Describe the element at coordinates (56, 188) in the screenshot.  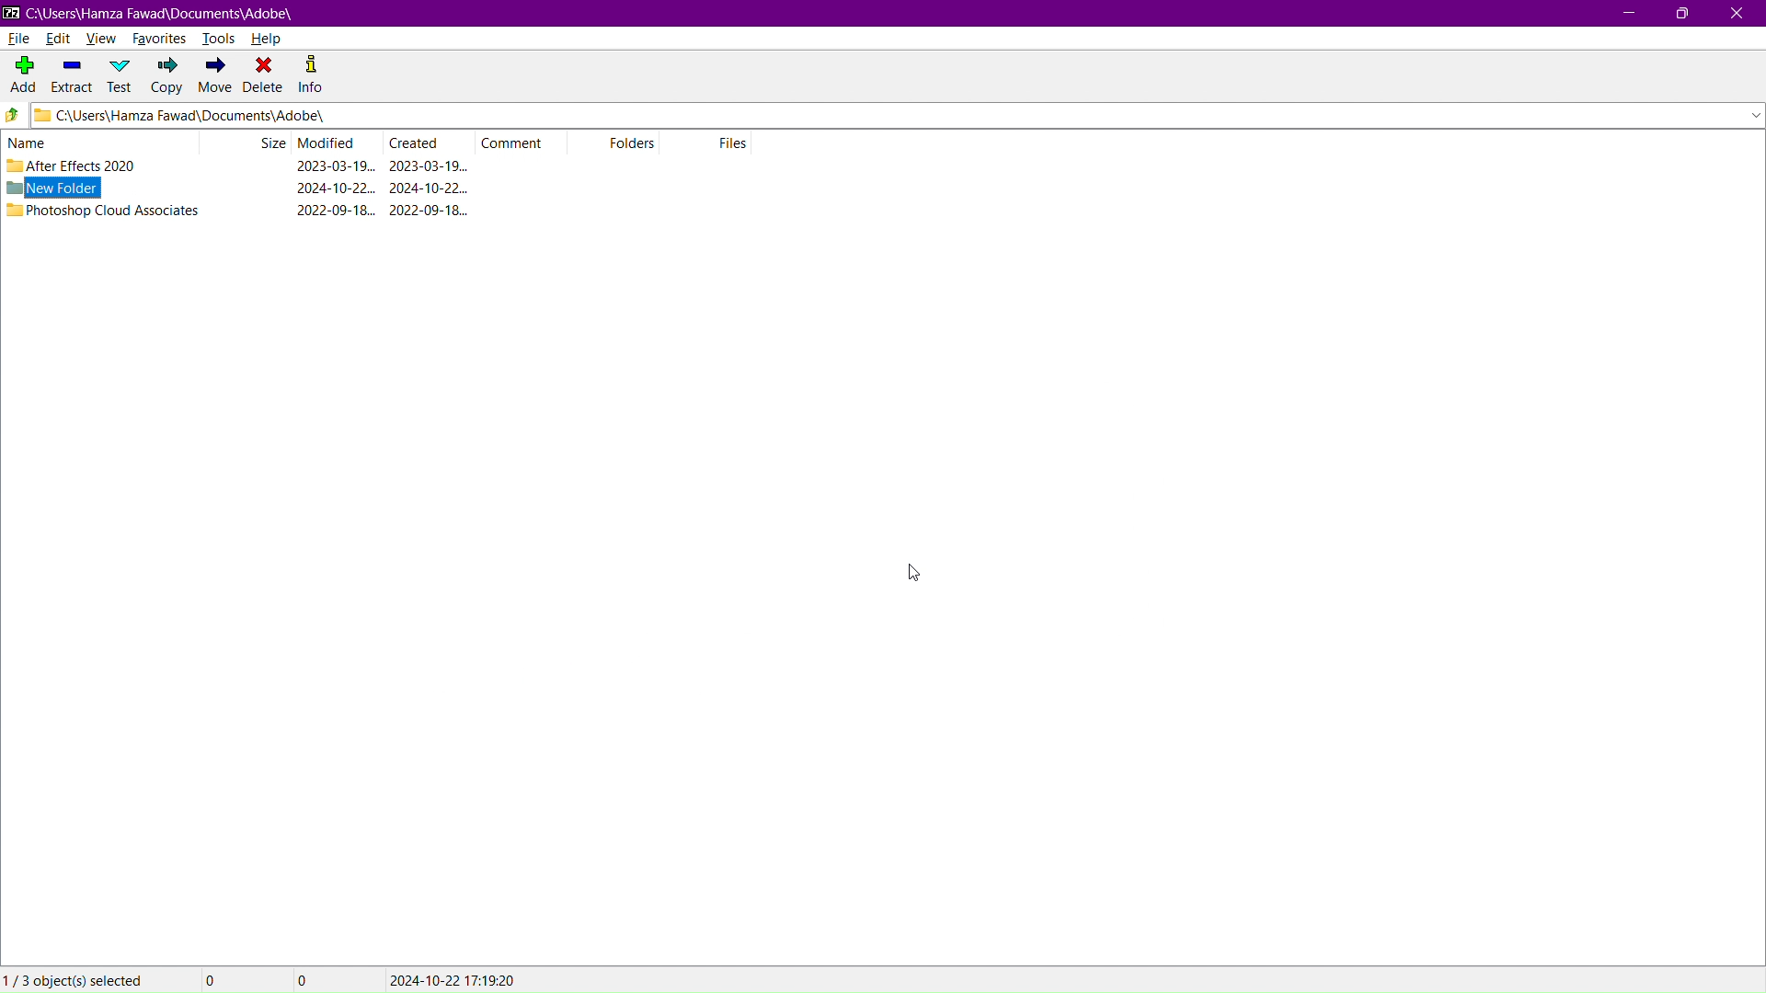
I see `New Folder` at that location.